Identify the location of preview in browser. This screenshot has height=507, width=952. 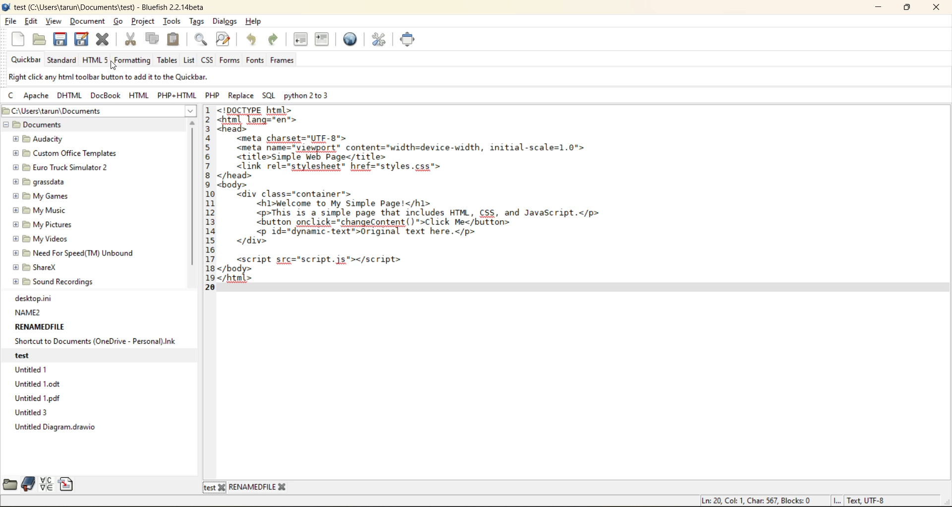
(352, 39).